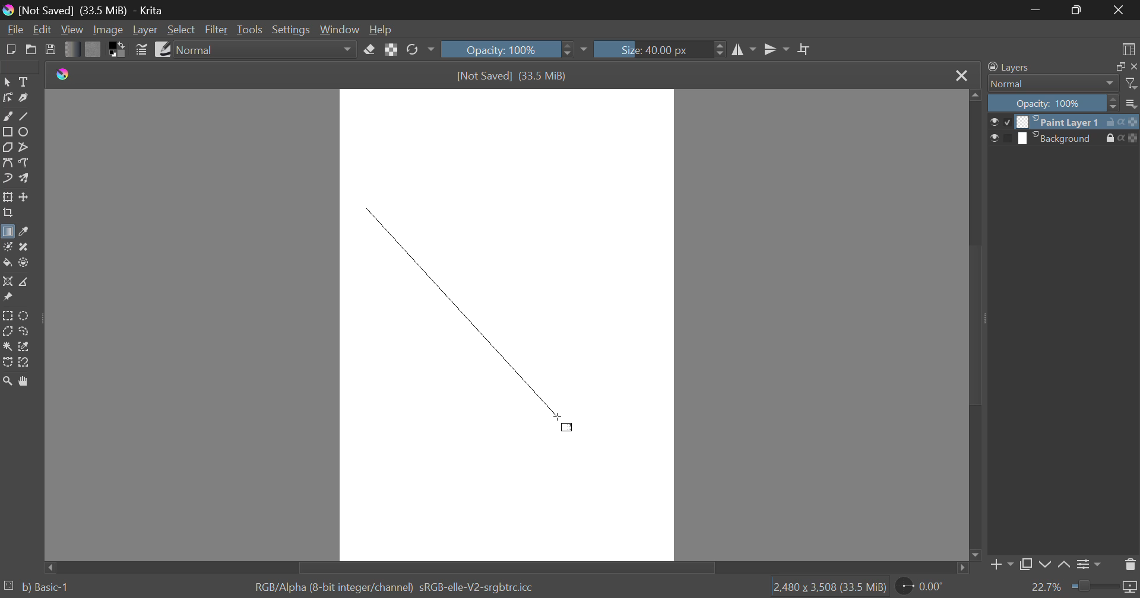 This screenshot has height=598, width=1140. I want to click on Fill, so click(7, 263).